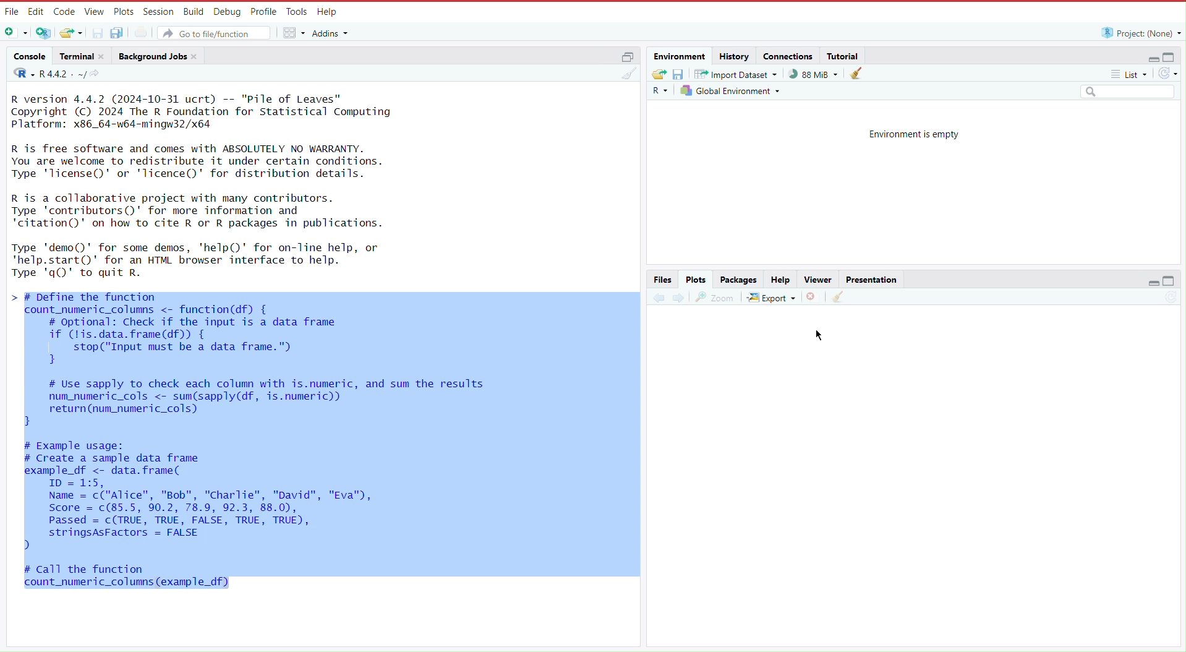 The image size is (1186, 652). Describe the element at coordinates (1138, 32) in the screenshot. I see `Project (Note)` at that location.